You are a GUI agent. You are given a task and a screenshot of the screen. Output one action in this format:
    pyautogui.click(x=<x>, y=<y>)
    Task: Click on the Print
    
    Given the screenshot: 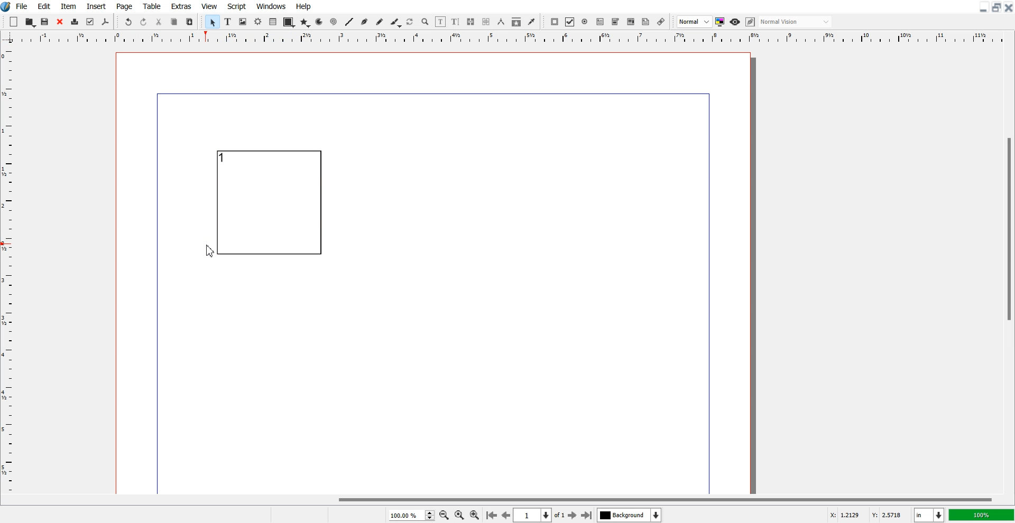 What is the action you would take?
    pyautogui.click(x=75, y=23)
    